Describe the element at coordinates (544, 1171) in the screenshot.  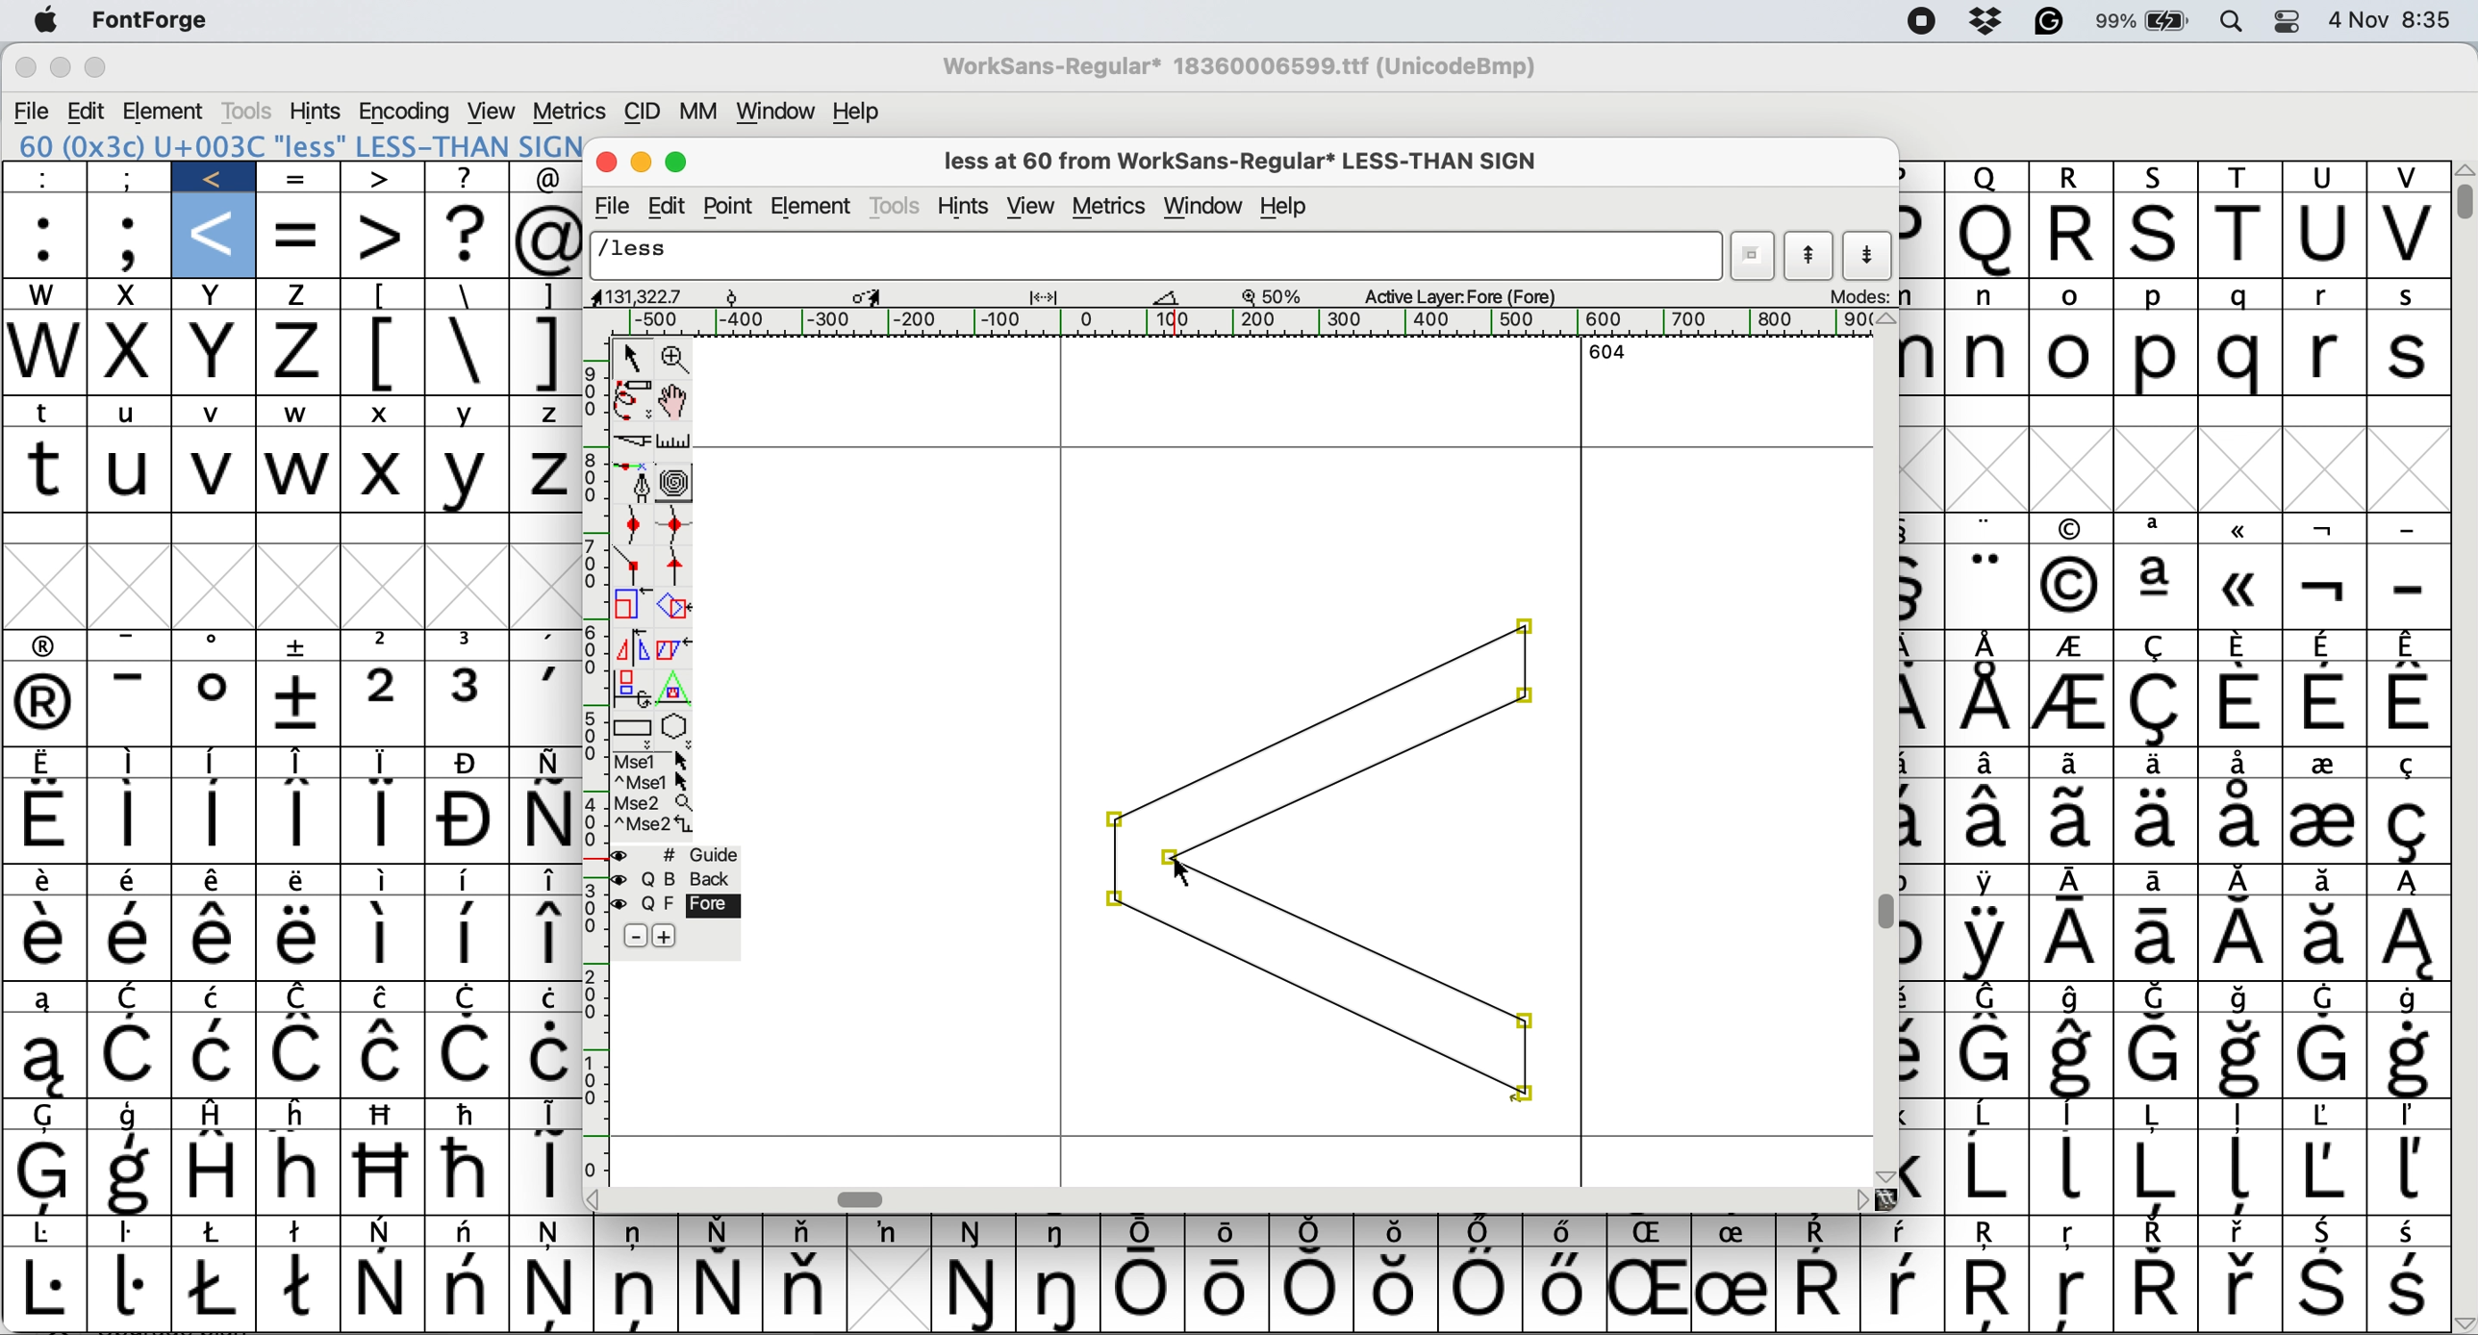
I see `Symbol` at that location.